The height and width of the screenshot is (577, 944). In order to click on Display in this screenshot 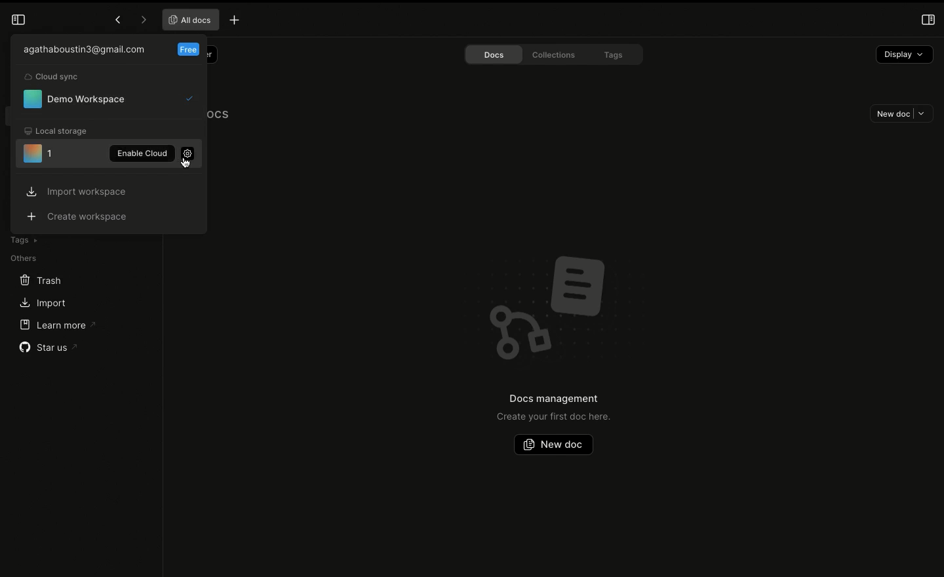, I will do `click(903, 52)`.